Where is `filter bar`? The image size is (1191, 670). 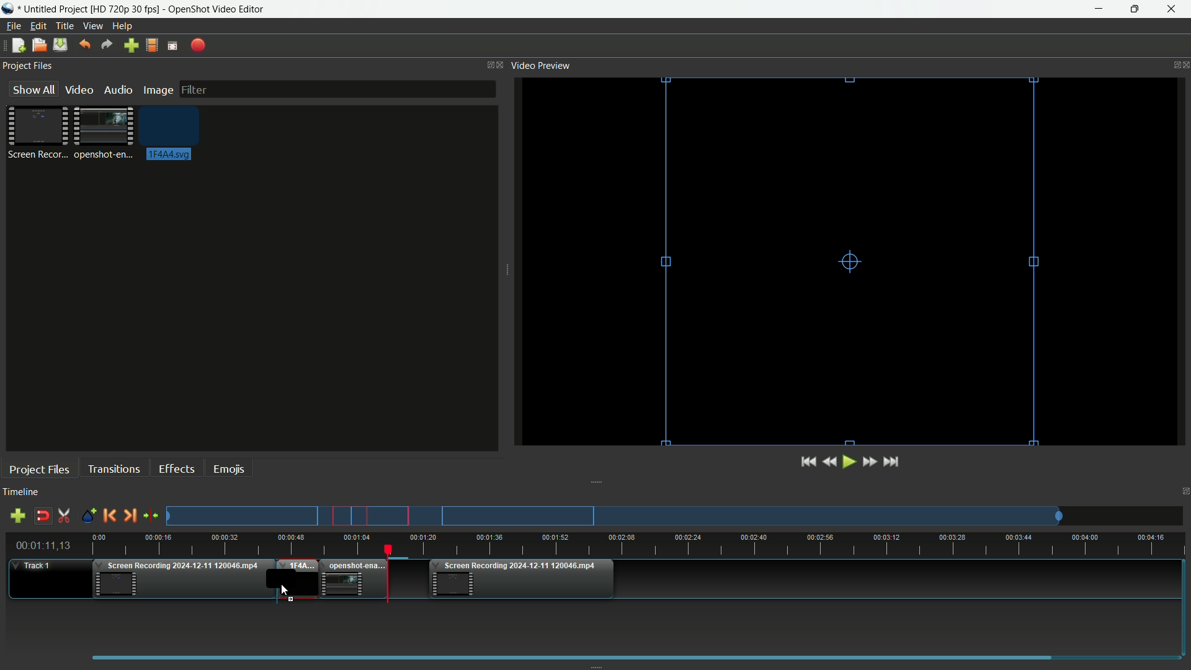
filter bar is located at coordinates (336, 87).